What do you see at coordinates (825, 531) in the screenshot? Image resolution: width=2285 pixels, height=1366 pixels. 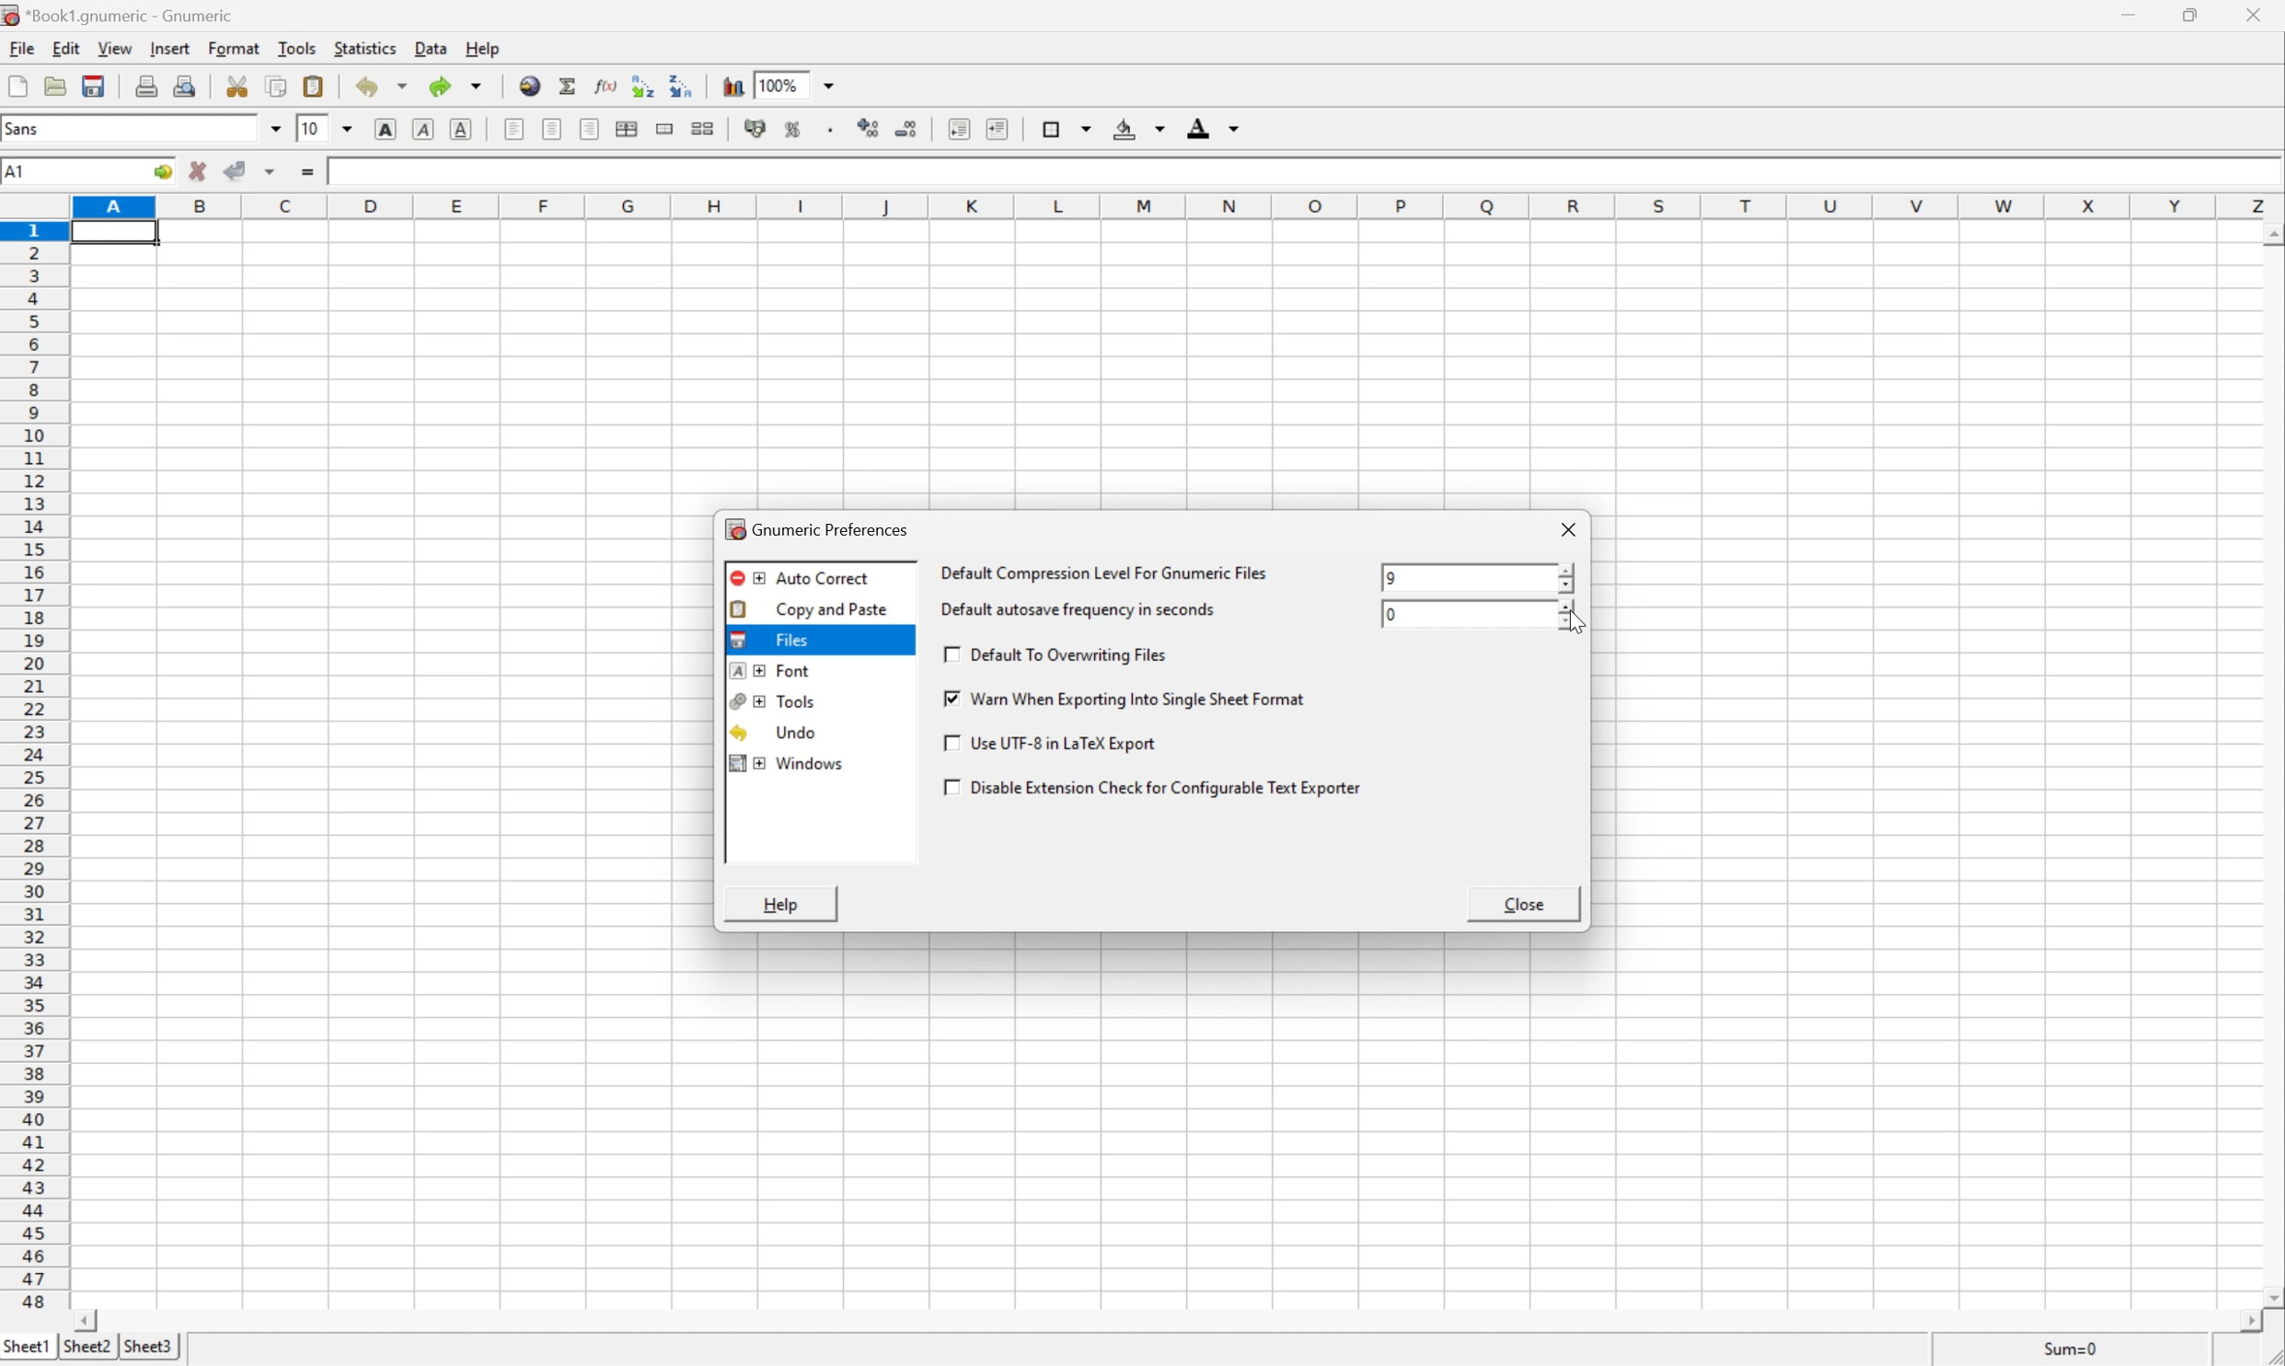 I see `gnumeric preferences` at bounding box center [825, 531].